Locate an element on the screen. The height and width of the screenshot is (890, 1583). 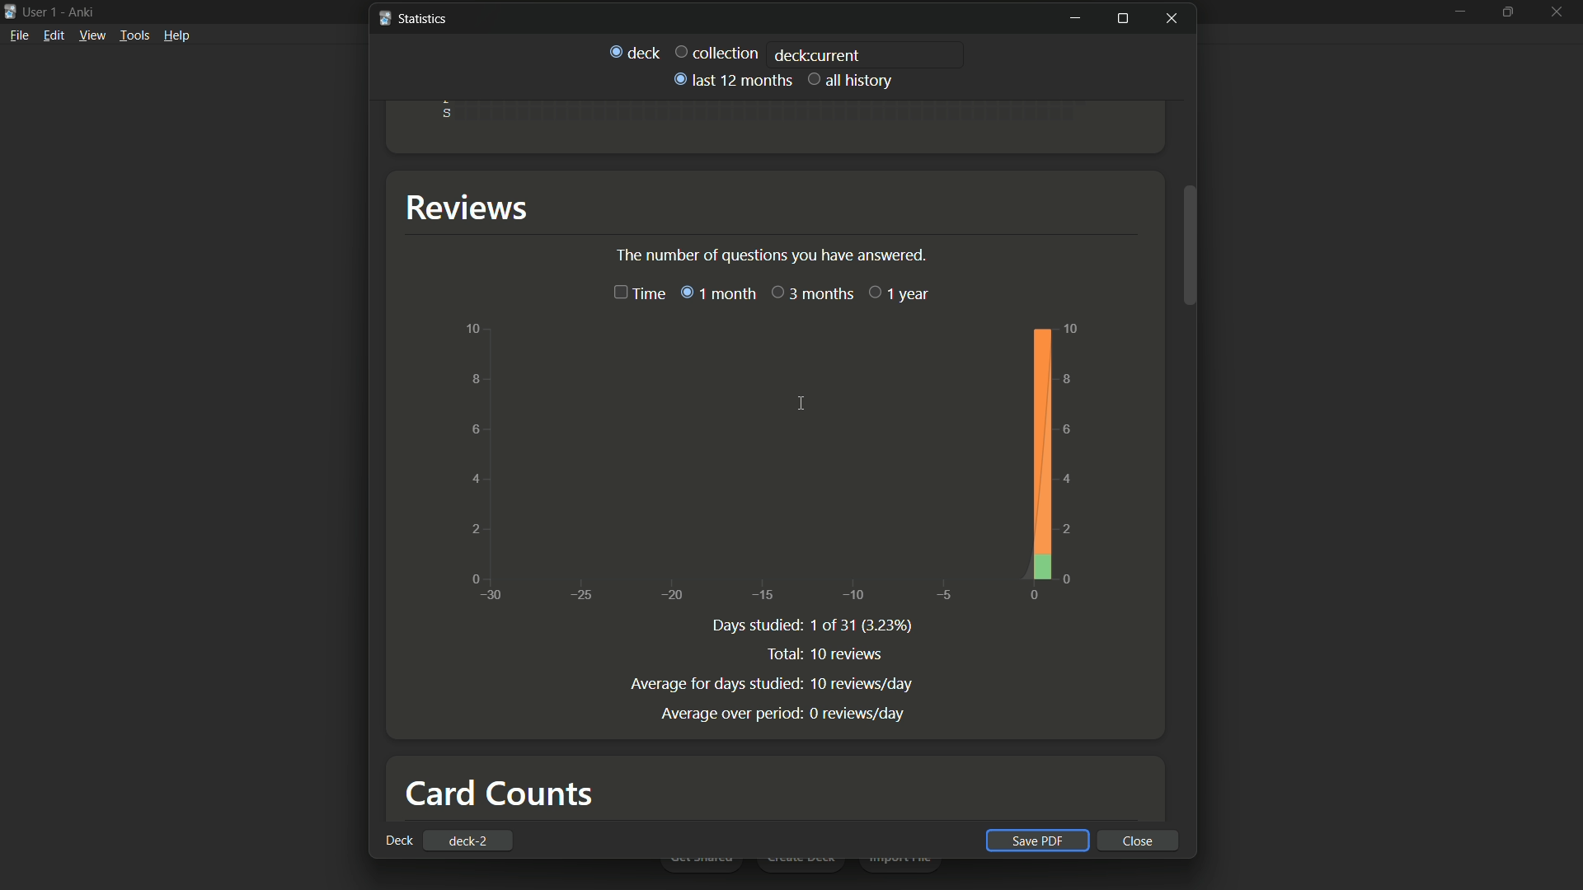
User 1 is located at coordinates (41, 11).